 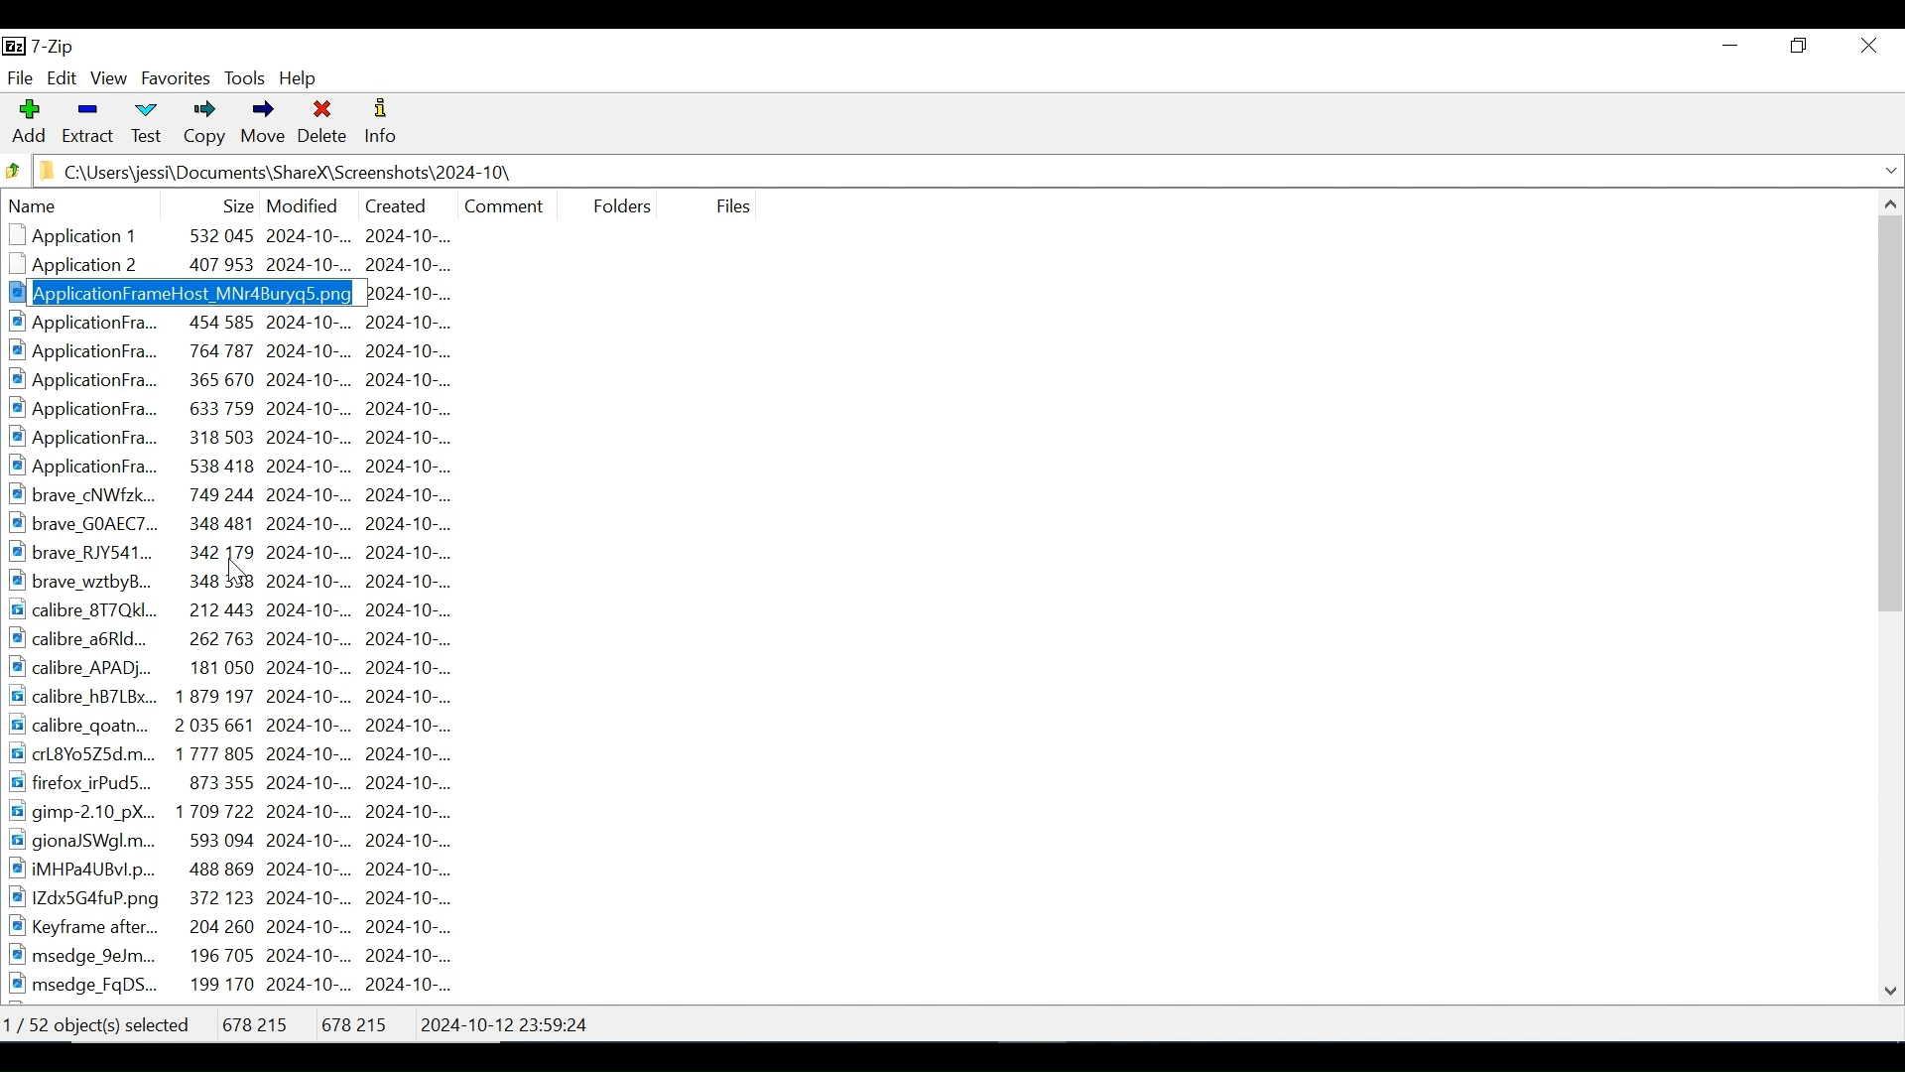 I want to click on Applicationfra.. ~~ 764 787 2024-10-.. 2024-10-.., so click(x=239, y=351).